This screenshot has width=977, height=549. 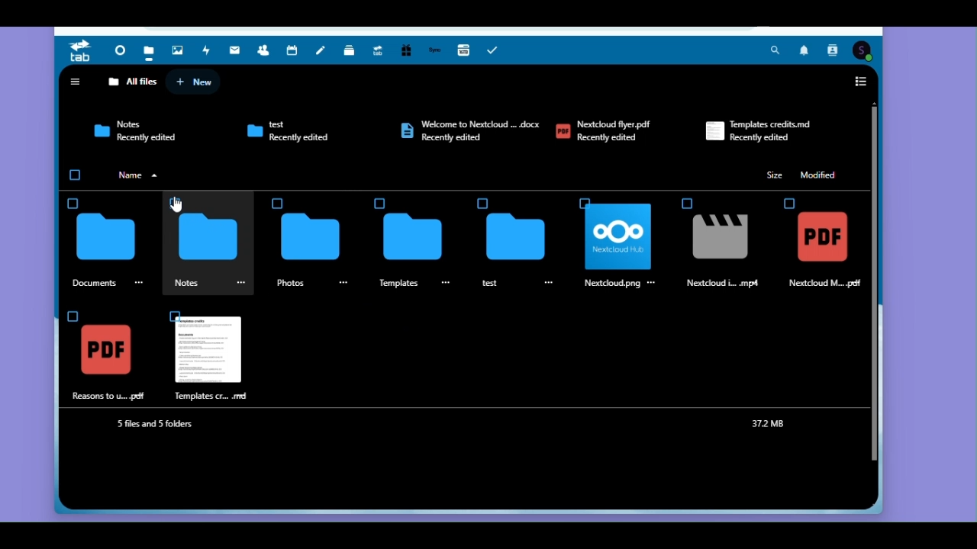 I want to click on Icon, so click(x=103, y=133).